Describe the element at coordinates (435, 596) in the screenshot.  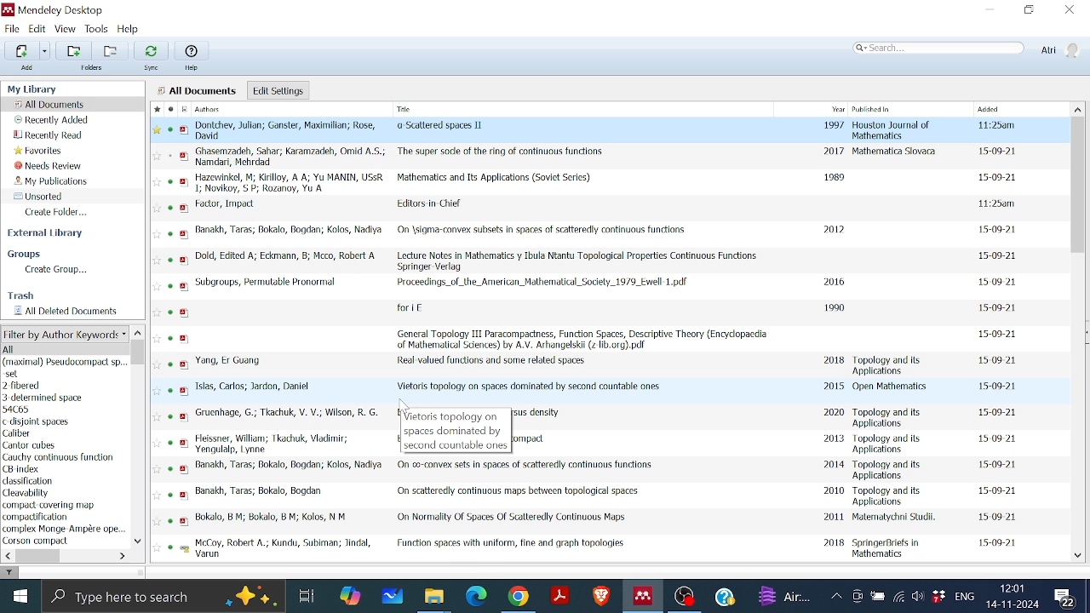
I see `Files` at that location.